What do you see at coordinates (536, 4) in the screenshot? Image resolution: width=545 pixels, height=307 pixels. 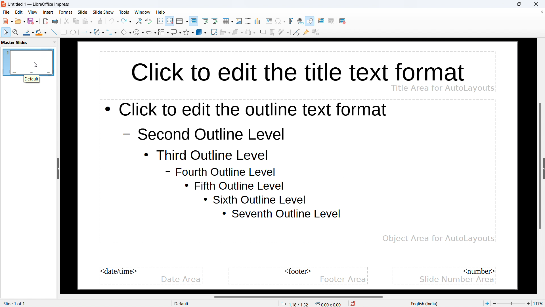 I see `close` at bounding box center [536, 4].